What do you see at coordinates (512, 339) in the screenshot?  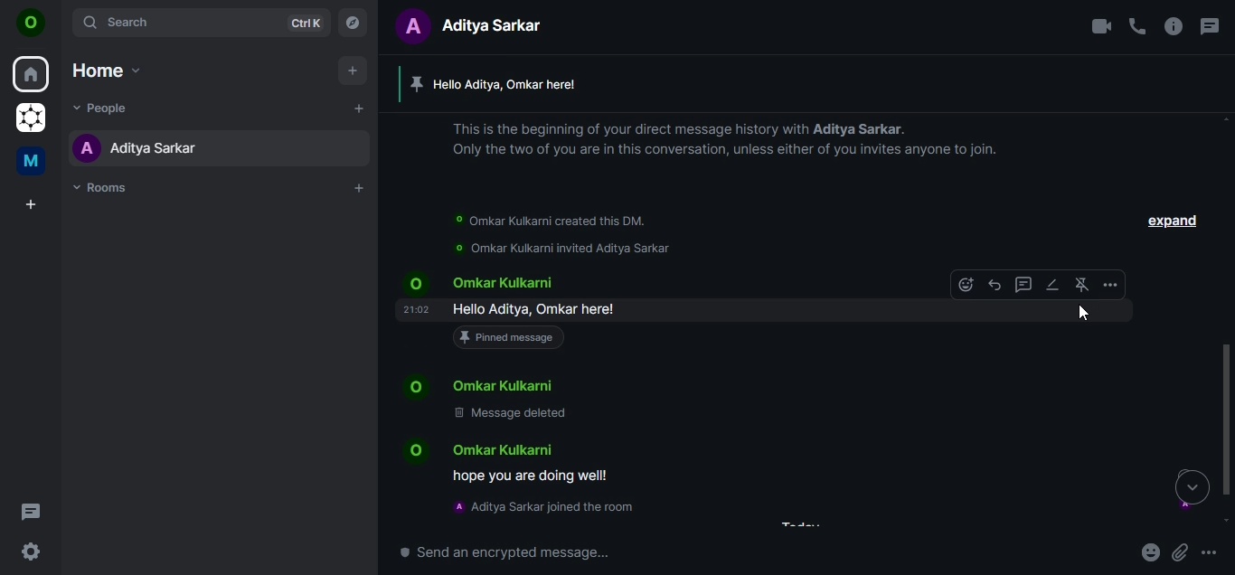 I see `pinned message` at bounding box center [512, 339].